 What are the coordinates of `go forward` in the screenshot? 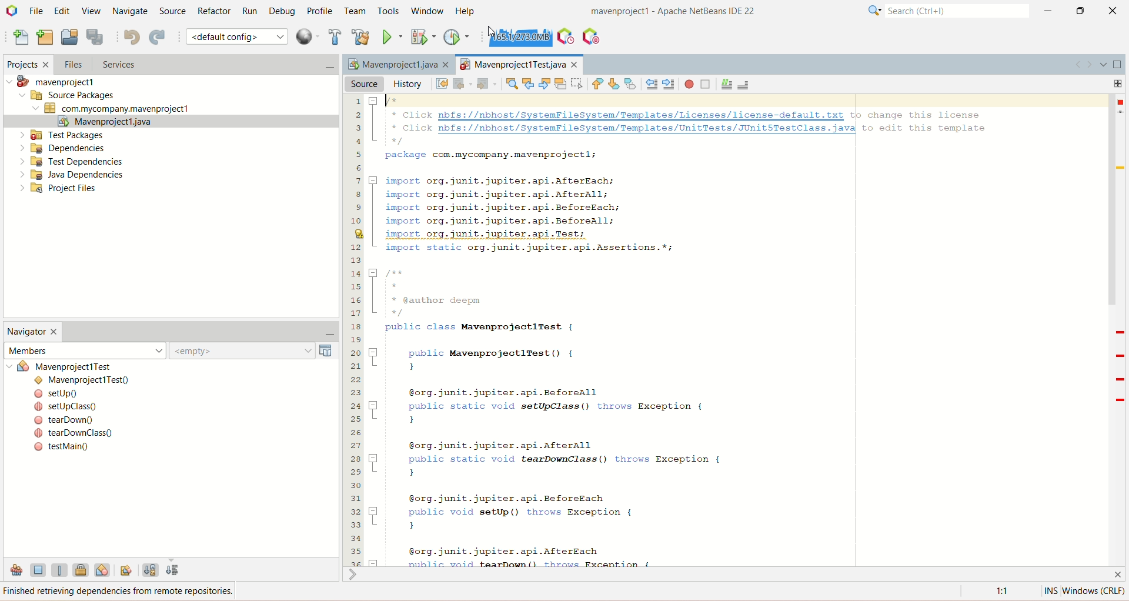 It's located at (1088, 64).